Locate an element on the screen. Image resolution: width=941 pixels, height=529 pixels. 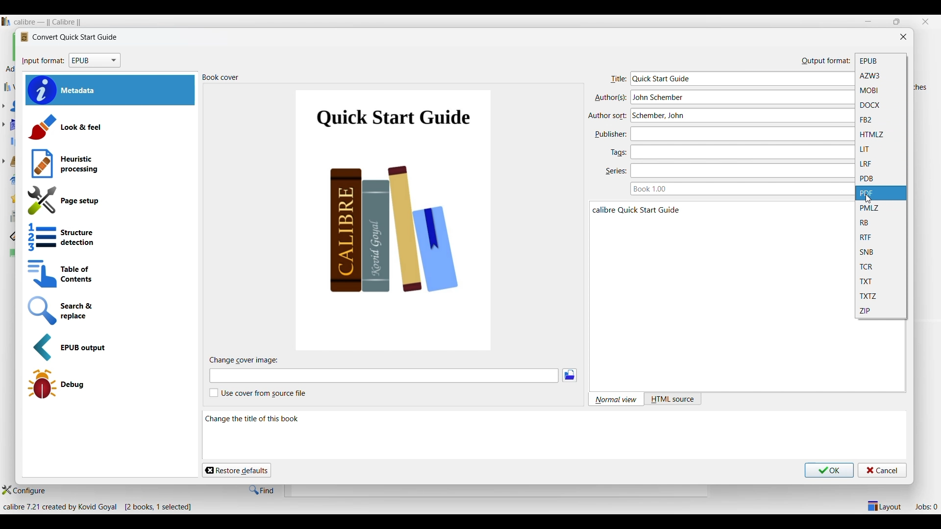
MOBI is located at coordinates (881, 91).